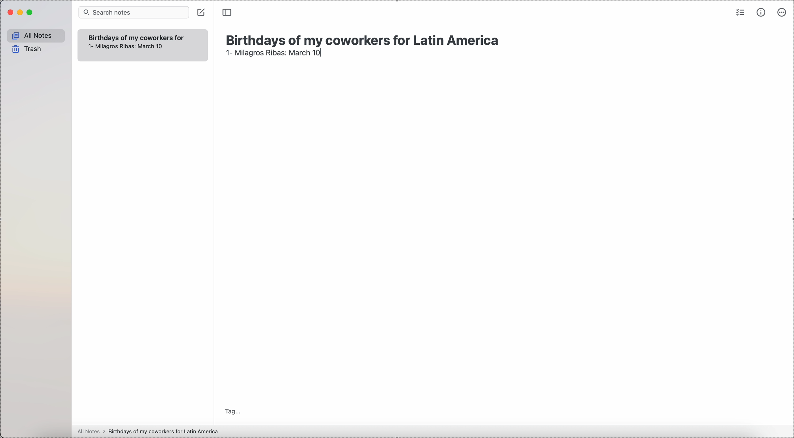 Image resolution: width=794 pixels, height=438 pixels. I want to click on Birthdays of my coworkers for Latin America, so click(365, 38).